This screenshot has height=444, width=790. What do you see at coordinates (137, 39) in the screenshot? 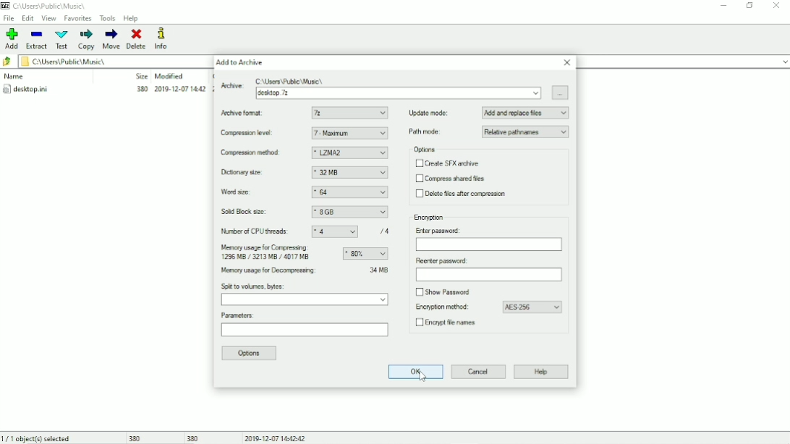
I see `Delete ` at bounding box center [137, 39].